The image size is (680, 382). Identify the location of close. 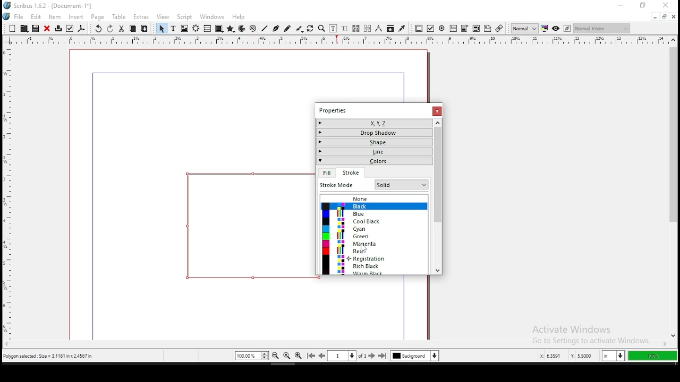
(667, 5).